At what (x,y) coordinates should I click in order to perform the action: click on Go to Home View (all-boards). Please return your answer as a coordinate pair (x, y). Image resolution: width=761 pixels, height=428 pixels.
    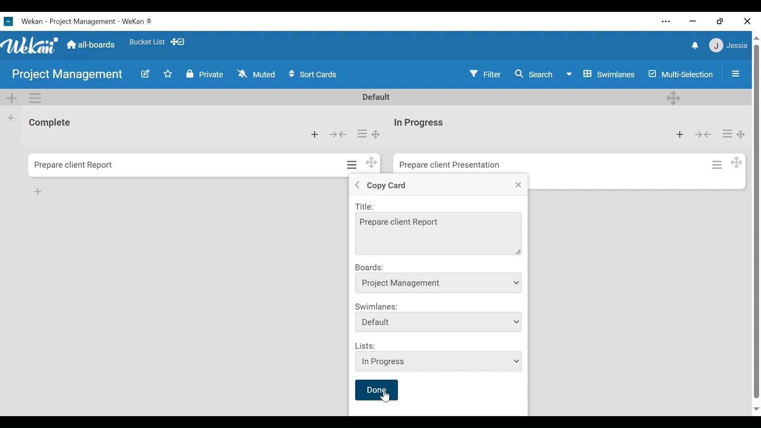
    Looking at the image, I should click on (90, 45).